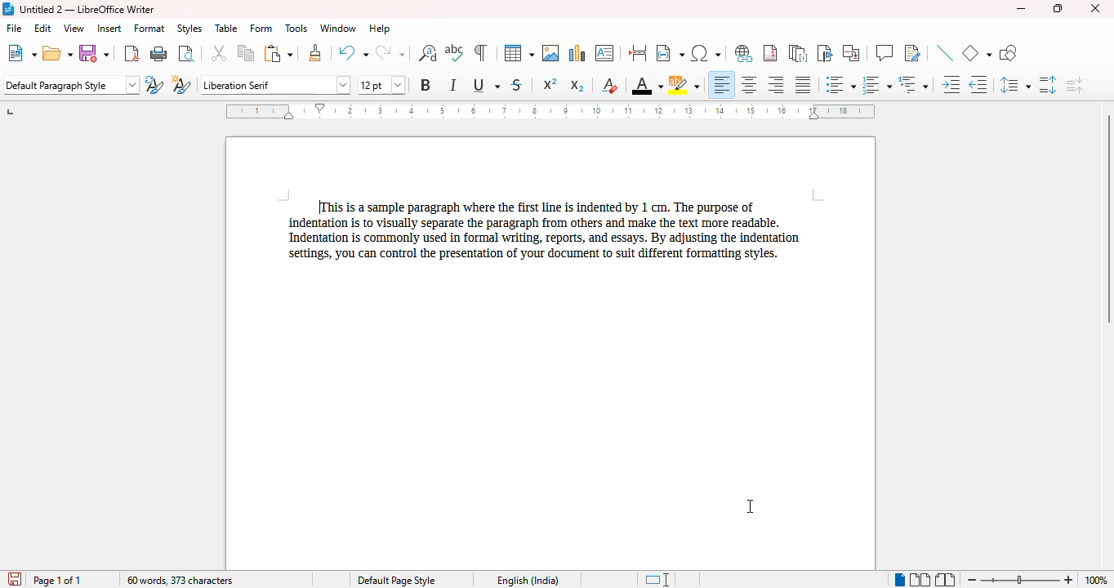  What do you see at coordinates (1015, 85) in the screenshot?
I see `set line spacing` at bounding box center [1015, 85].